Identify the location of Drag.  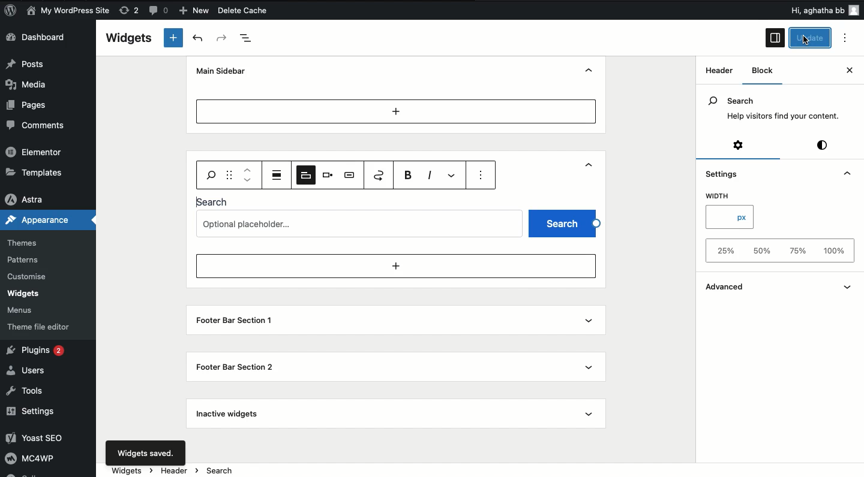
(230, 174).